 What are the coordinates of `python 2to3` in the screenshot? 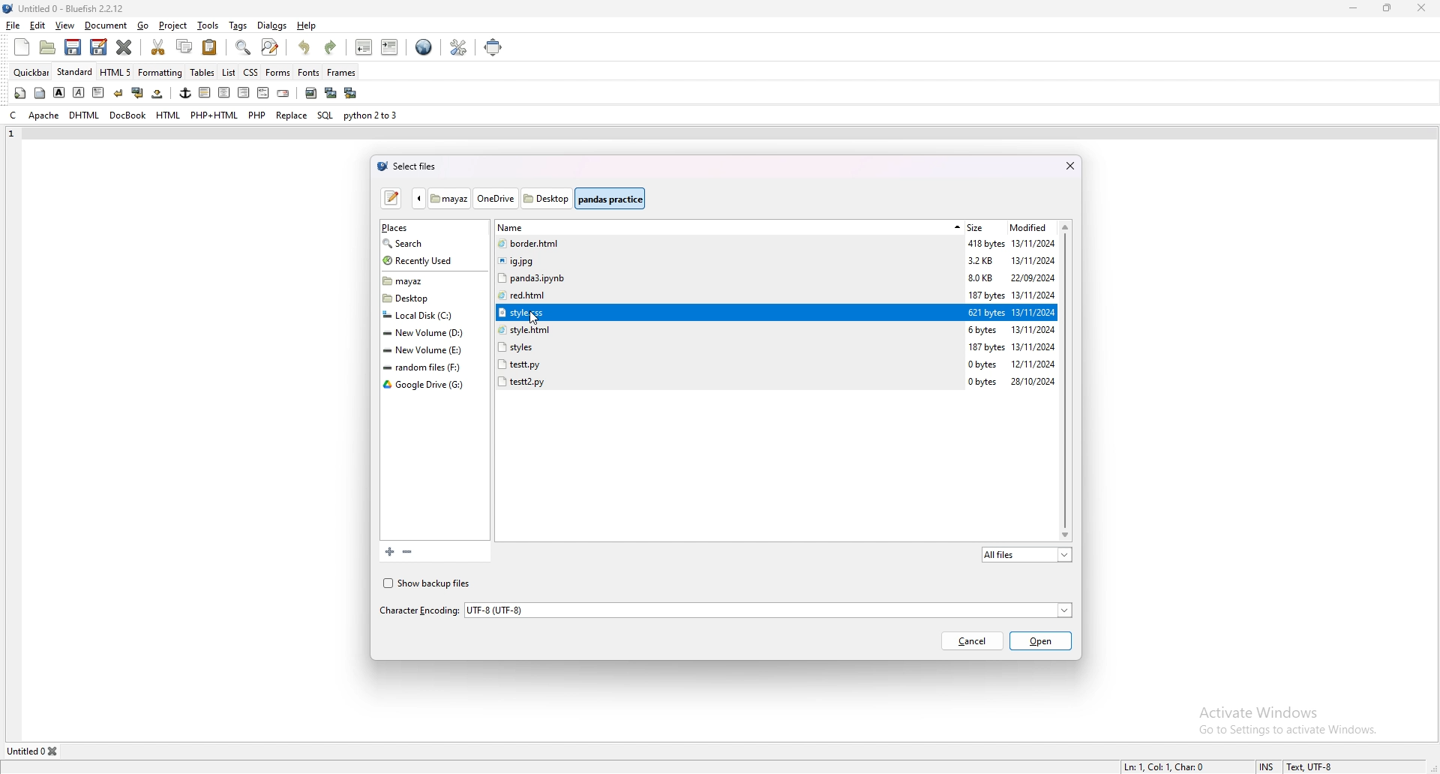 It's located at (372, 115).